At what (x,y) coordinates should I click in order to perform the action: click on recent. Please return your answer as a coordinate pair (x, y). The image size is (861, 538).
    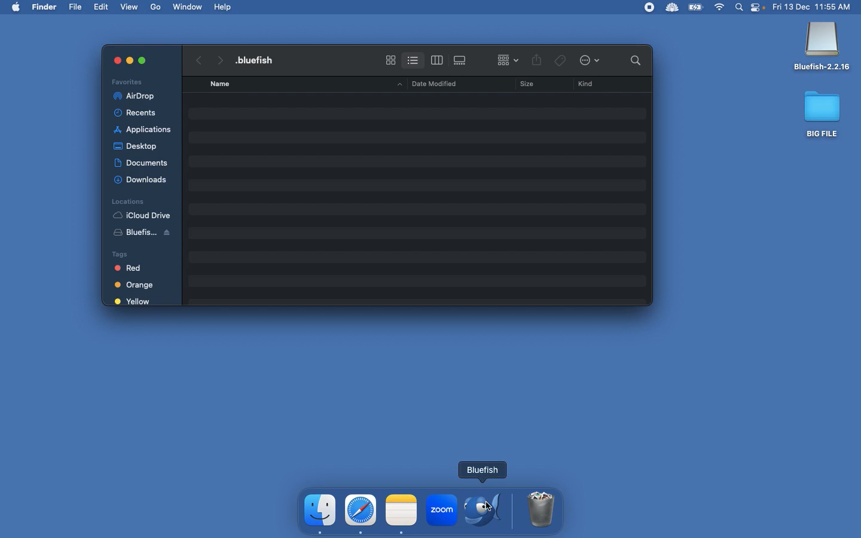
    Looking at the image, I should click on (140, 113).